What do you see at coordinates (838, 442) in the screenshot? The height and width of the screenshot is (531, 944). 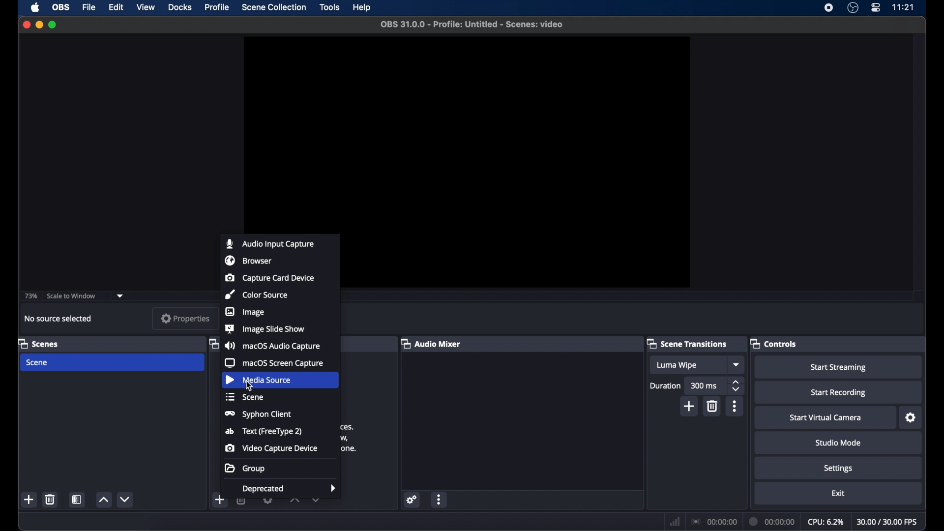 I see `studio mode` at bounding box center [838, 442].